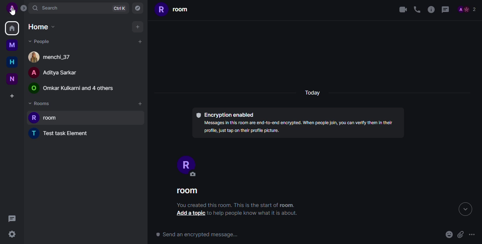 This screenshot has height=244, width=482. What do you see at coordinates (51, 57) in the screenshot?
I see `munch_37 room` at bounding box center [51, 57].